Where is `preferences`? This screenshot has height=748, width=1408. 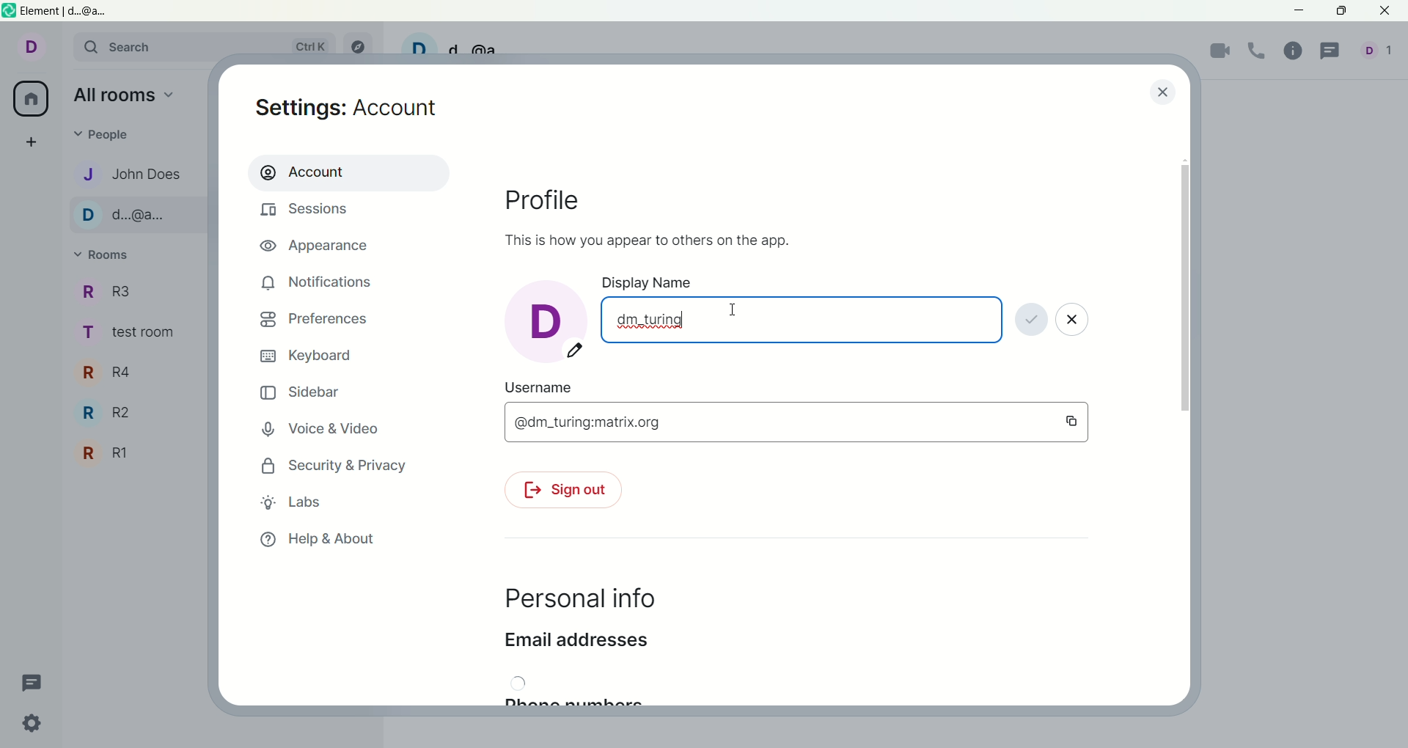 preferences is located at coordinates (314, 322).